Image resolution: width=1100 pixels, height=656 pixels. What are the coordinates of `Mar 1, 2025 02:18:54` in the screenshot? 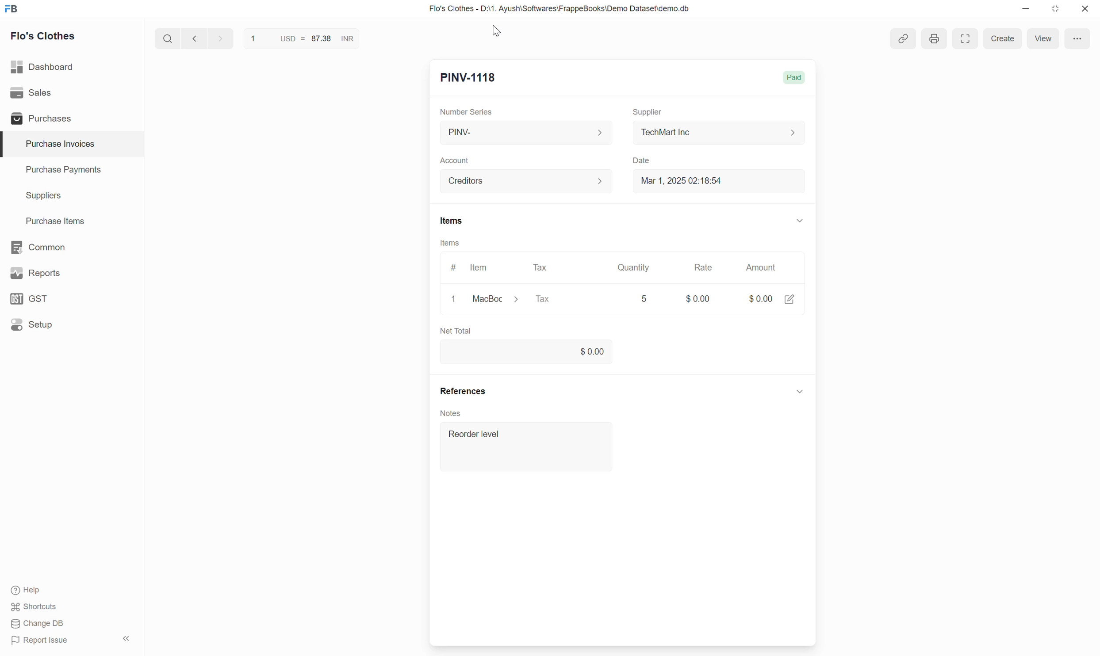 It's located at (719, 180).